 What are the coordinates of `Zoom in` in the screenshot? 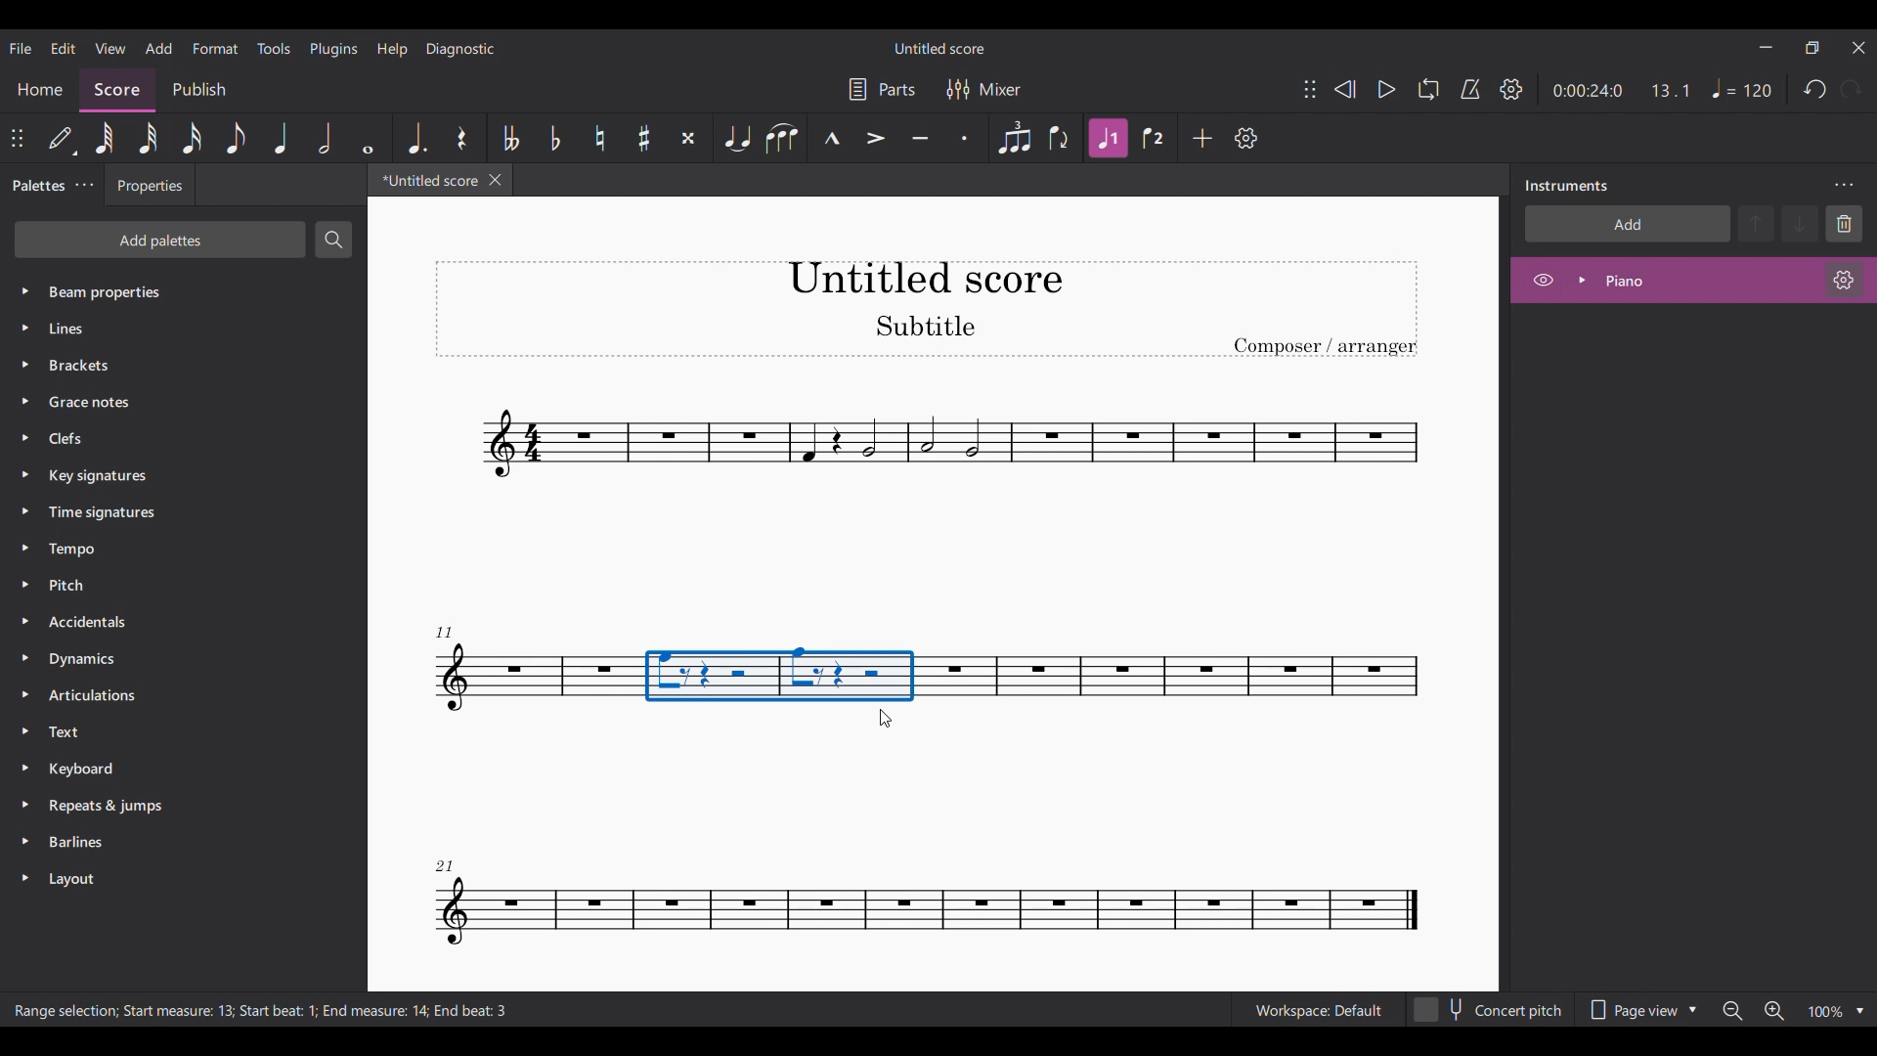 It's located at (1774, 1011).